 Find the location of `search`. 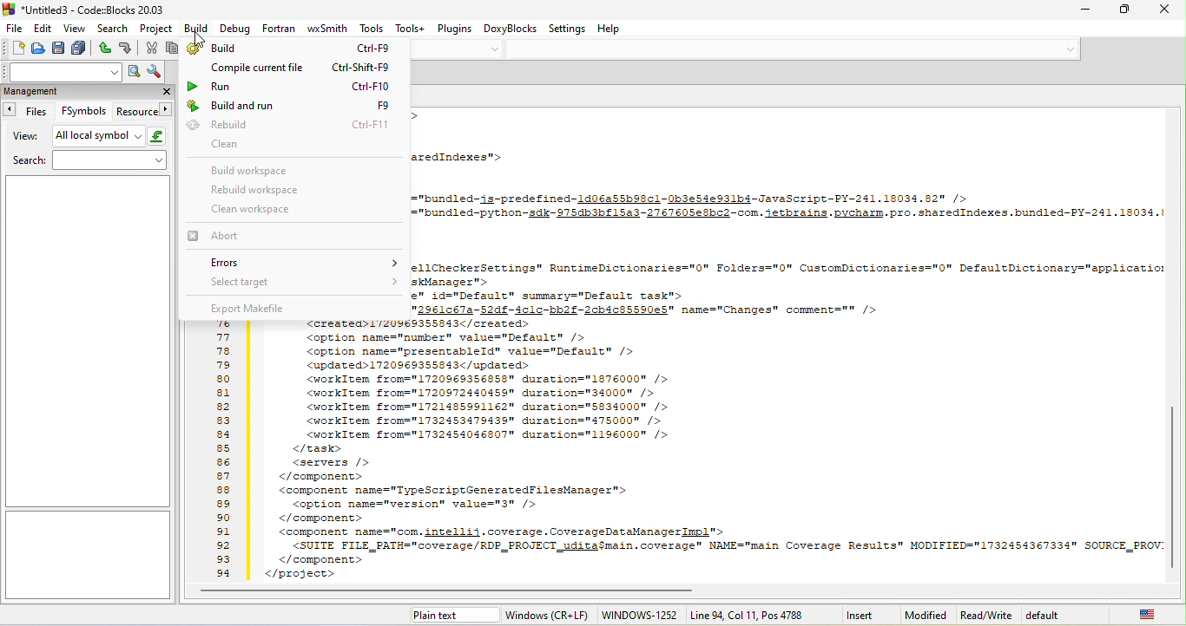

search is located at coordinates (89, 161).